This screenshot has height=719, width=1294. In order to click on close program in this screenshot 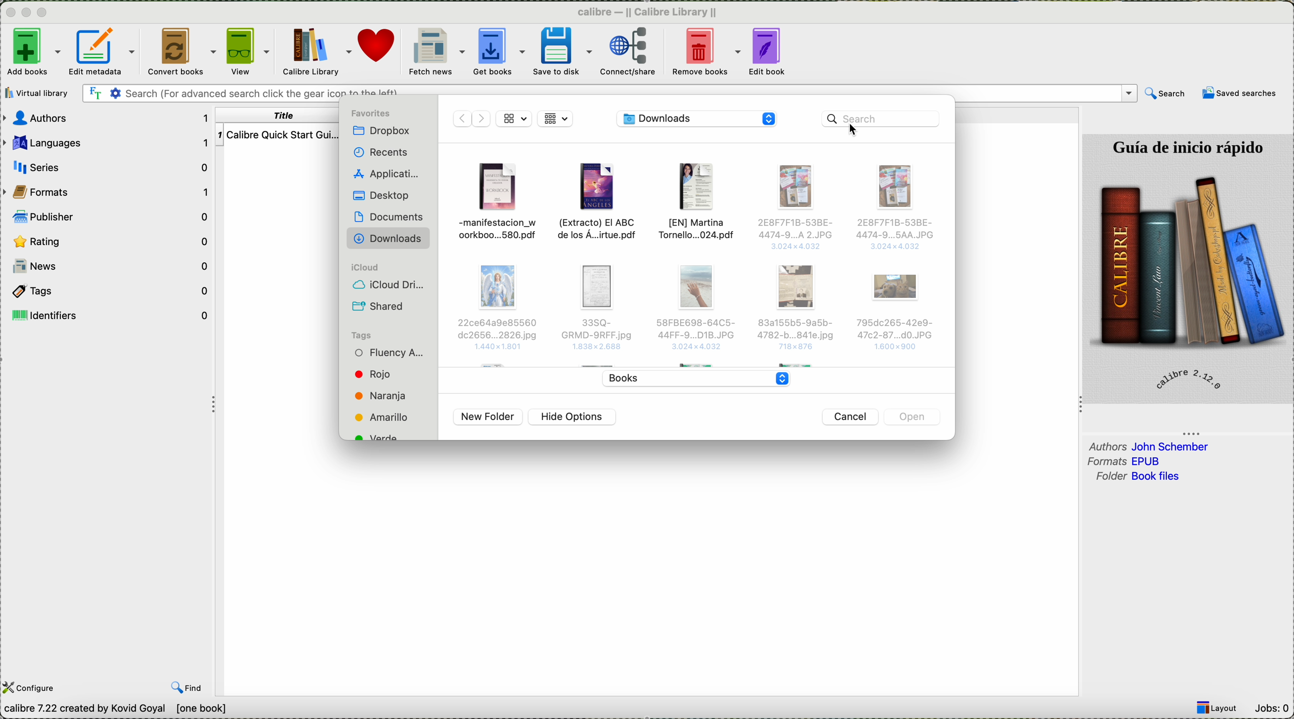, I will do `click(10, 13)`.